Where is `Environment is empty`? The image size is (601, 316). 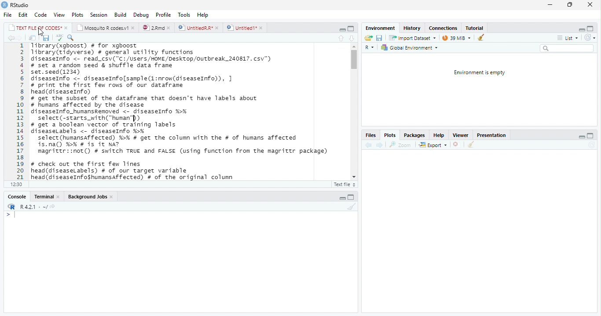
Environment is empty is located at coordinates (480, 72).